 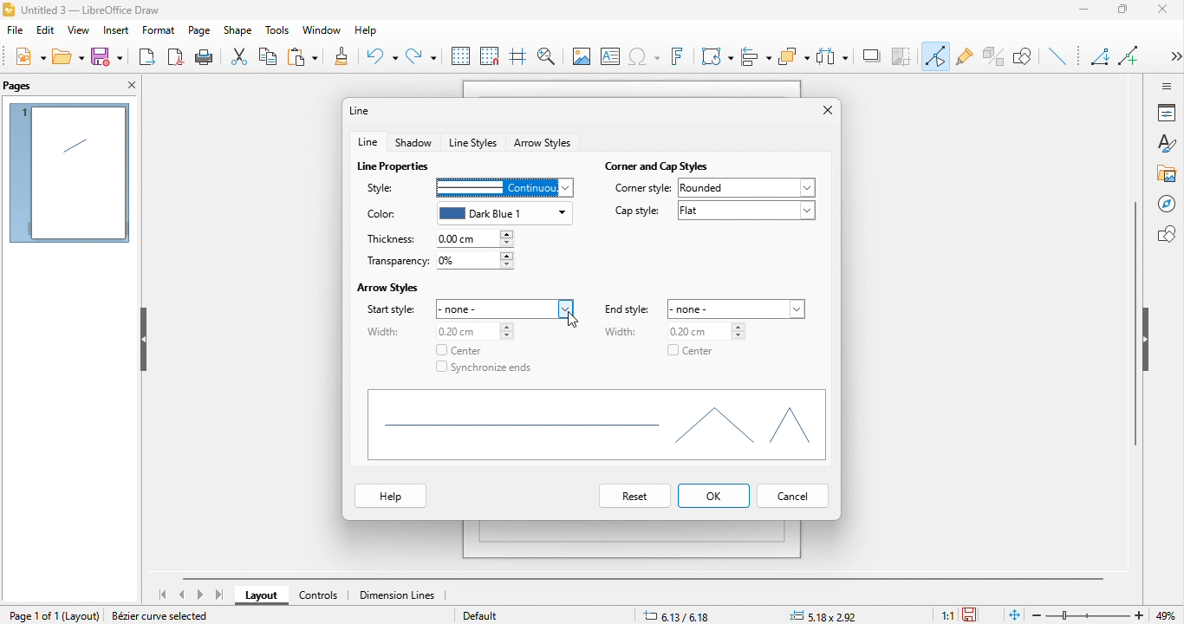 What do you see at coordinates (544, 144) in the screenshot?
I see `arrow style` at bounding box center [544, 144].